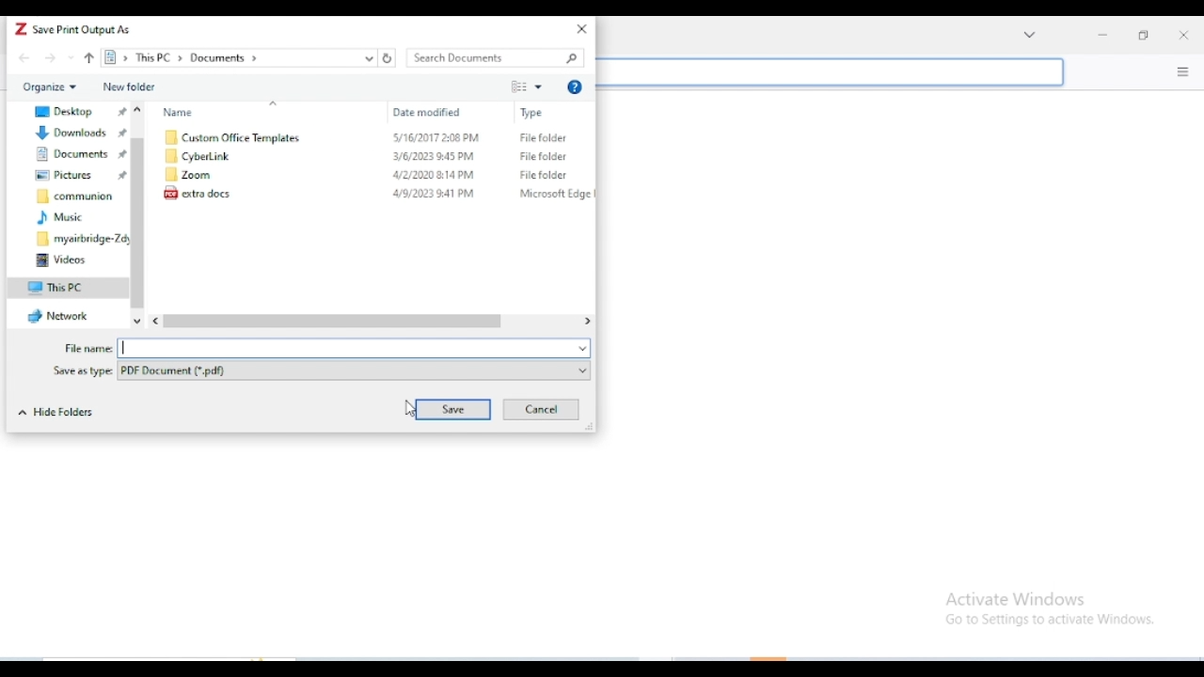  What do you see at coordinates (81, 238) in the screenshot?
I see `myairbridge-Zdy` at bounding box center [81, 238].